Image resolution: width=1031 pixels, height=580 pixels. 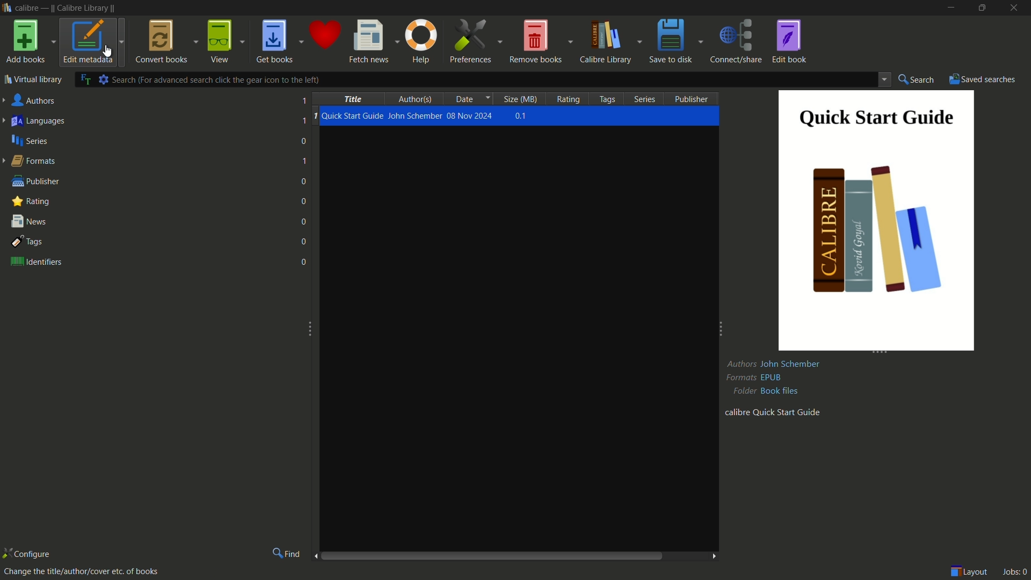 I want to click on advance search, so click(x=92, y=79).